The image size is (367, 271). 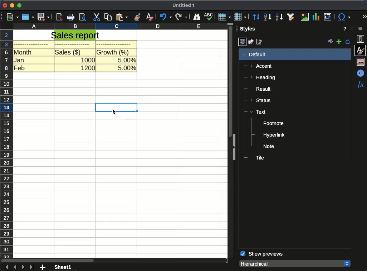 I want to click on blank, so click(x=31, y=44).